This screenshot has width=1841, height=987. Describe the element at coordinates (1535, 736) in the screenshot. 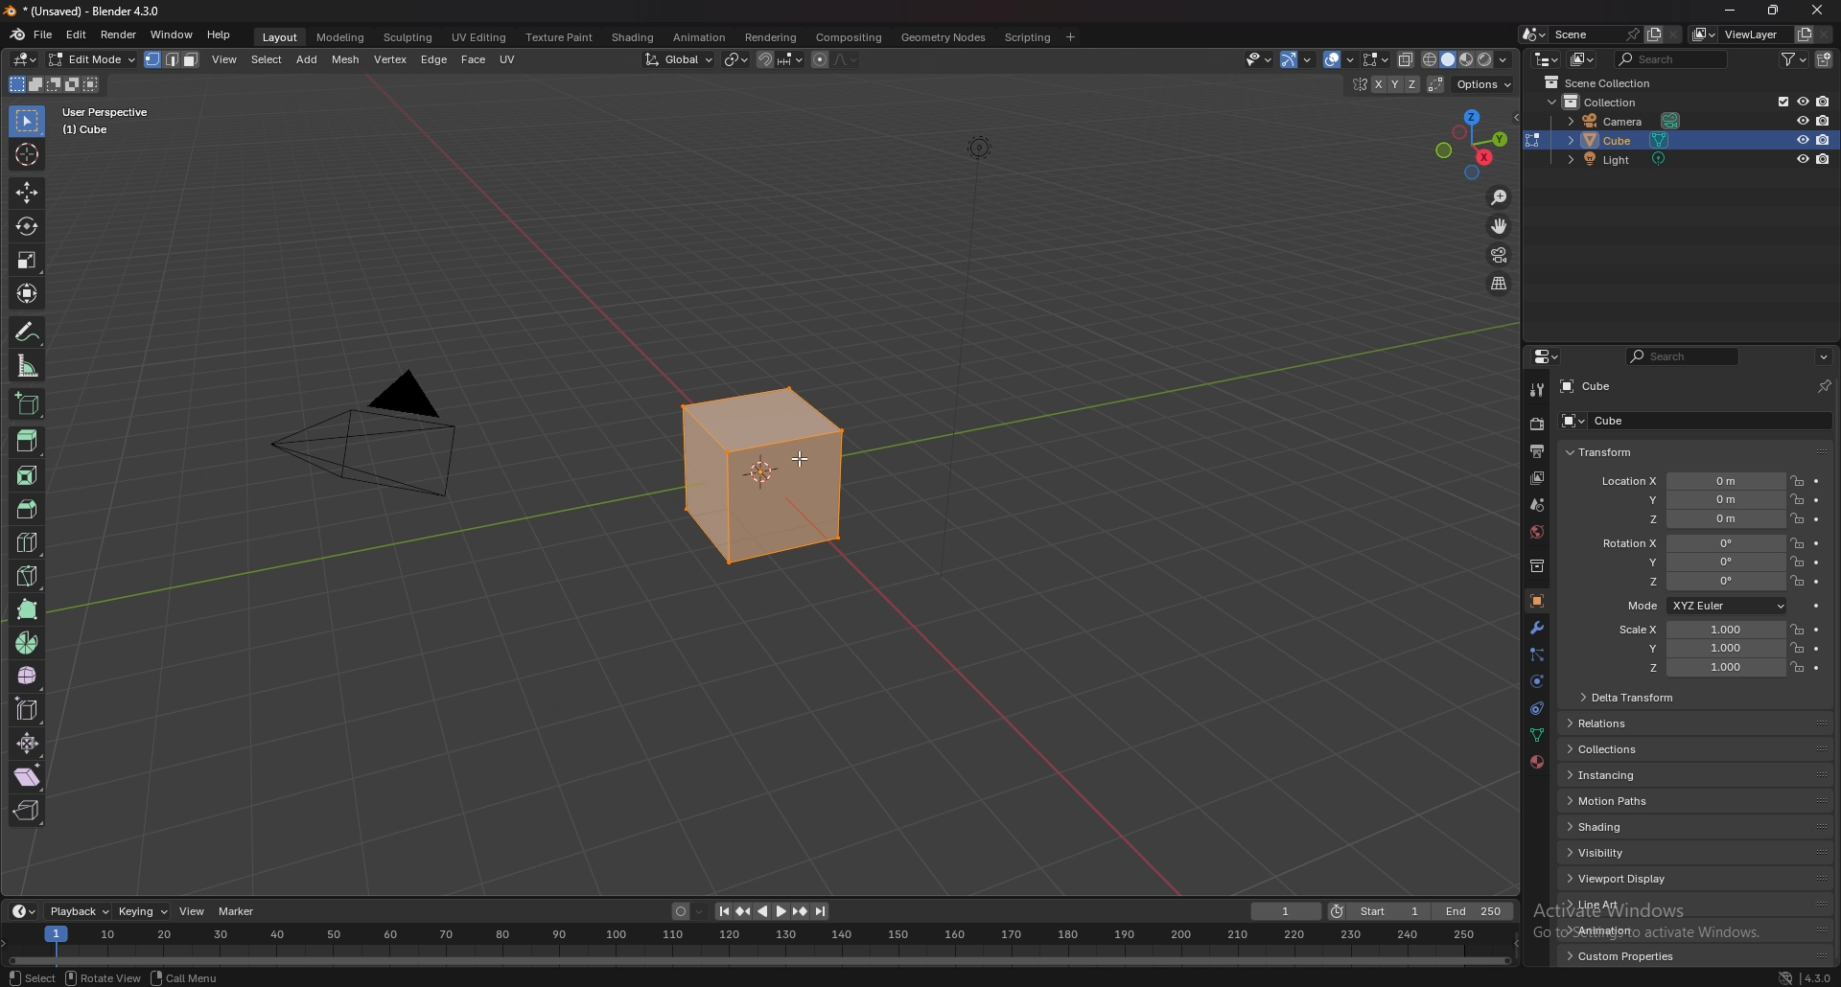

I see `data` at that location.